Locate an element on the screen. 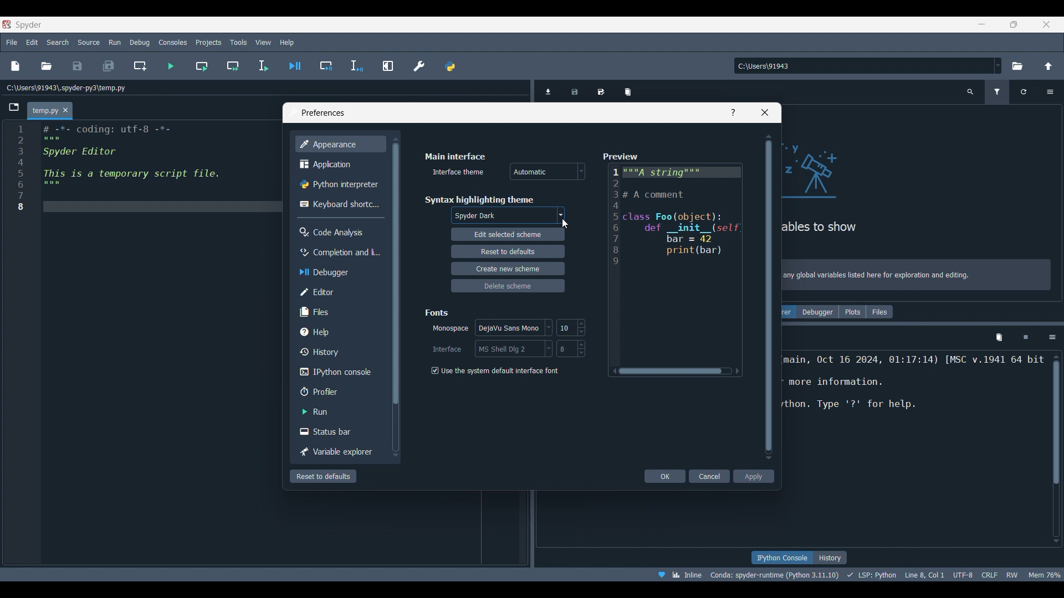 This screenshot has width=1064, height=598. notice is located at coordinates (918, 273).